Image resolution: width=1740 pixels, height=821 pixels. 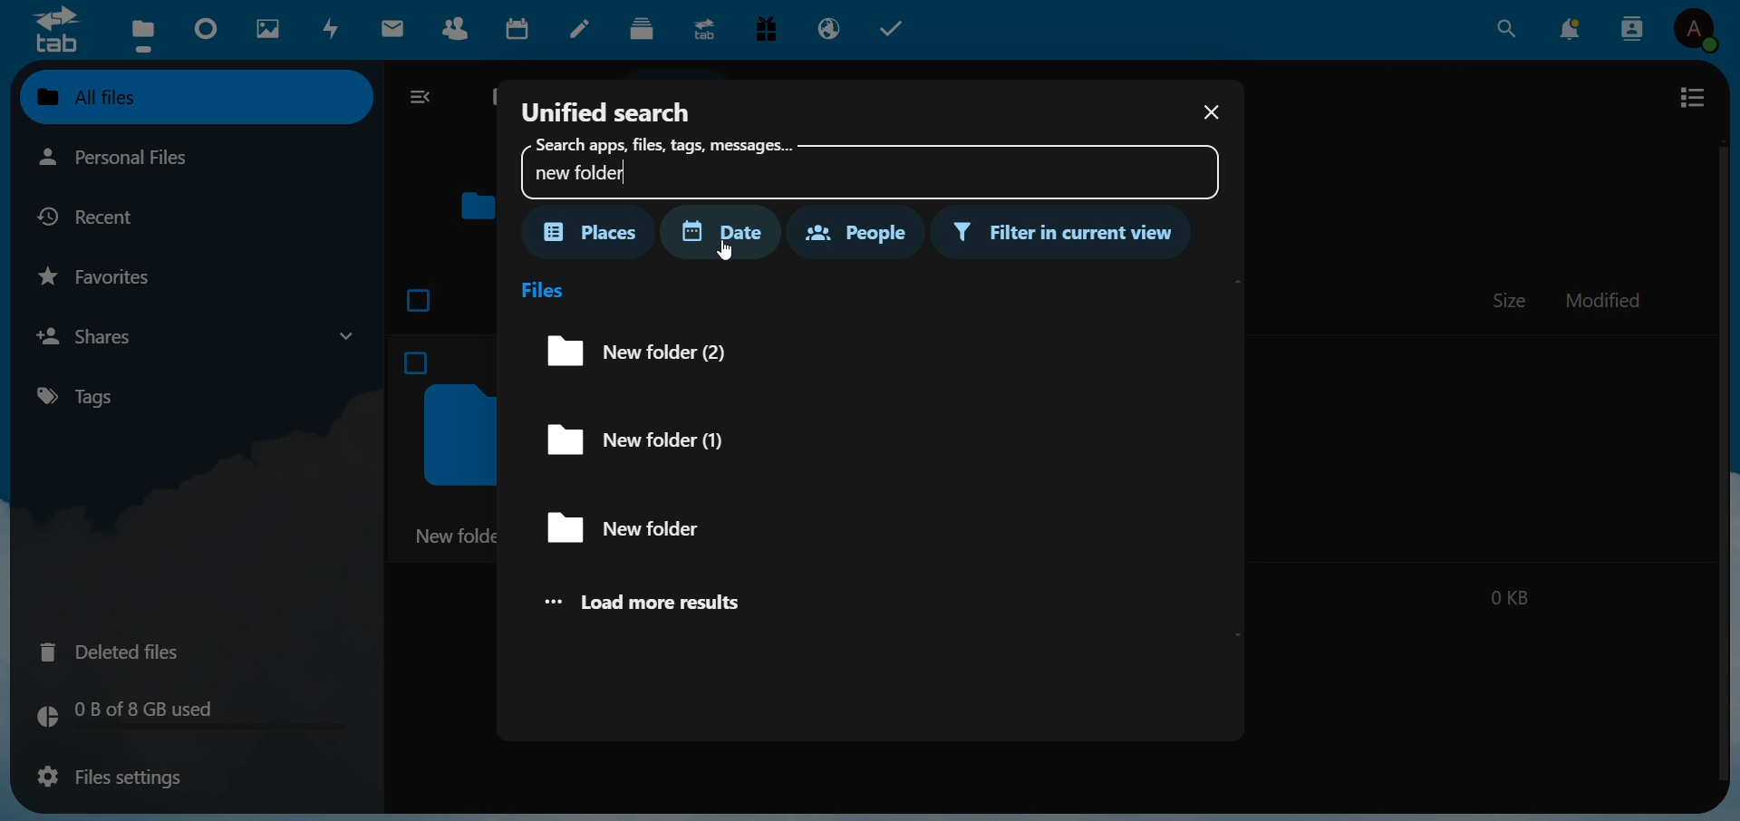 I want to click on load more results, so click(x=662, y=603).